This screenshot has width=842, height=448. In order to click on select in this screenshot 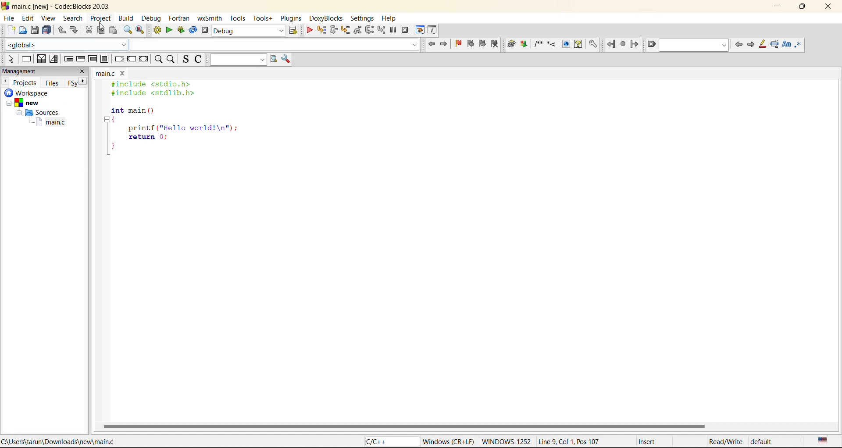, I will do `click(8, 57)`.